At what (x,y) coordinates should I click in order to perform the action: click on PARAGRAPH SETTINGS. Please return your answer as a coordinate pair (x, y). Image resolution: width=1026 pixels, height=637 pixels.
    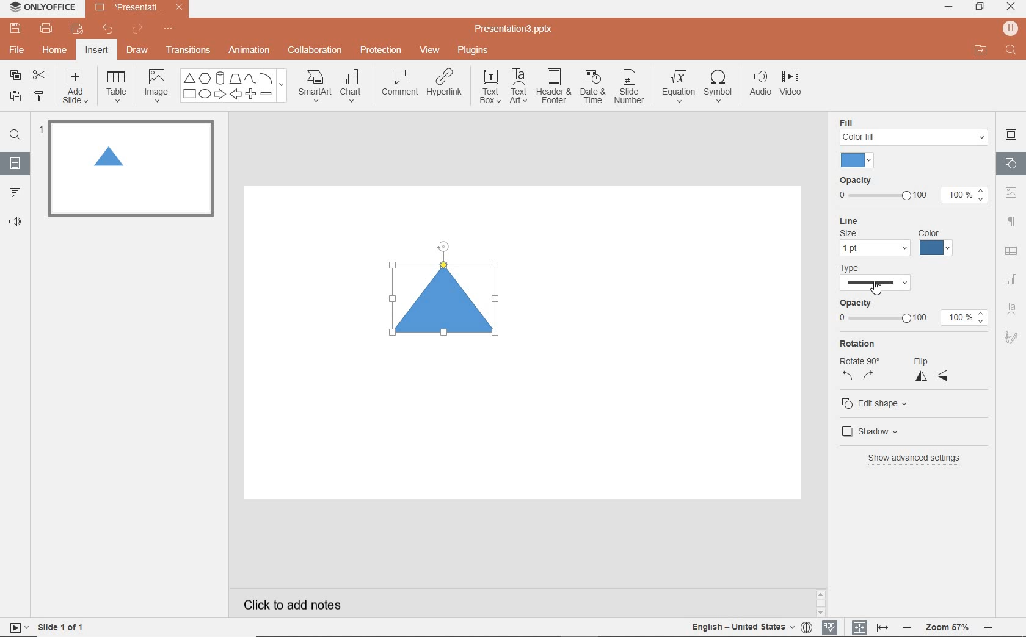
    Looking at the image, I should click on (1012, 221).